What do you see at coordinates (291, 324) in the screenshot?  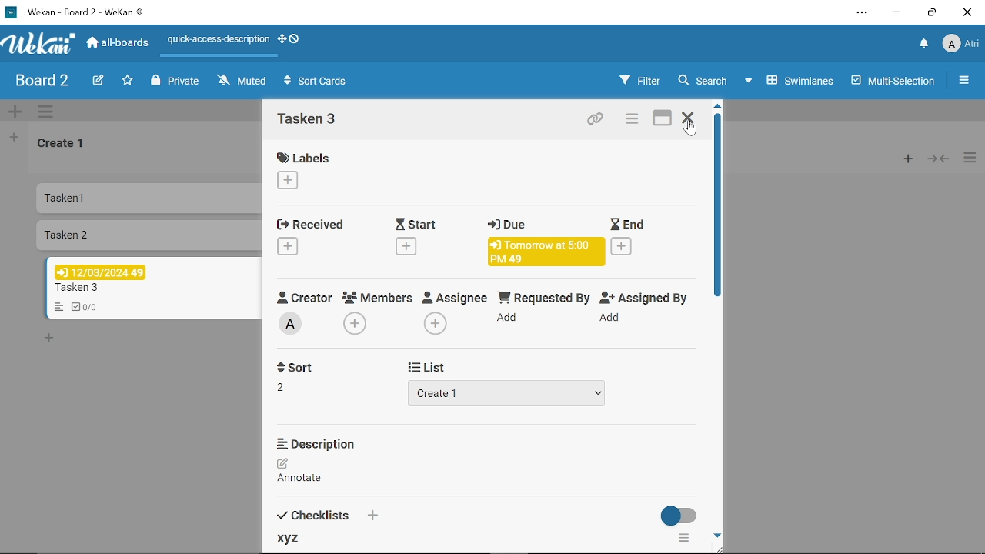 I see `Add` at bounding box center [291, 324].